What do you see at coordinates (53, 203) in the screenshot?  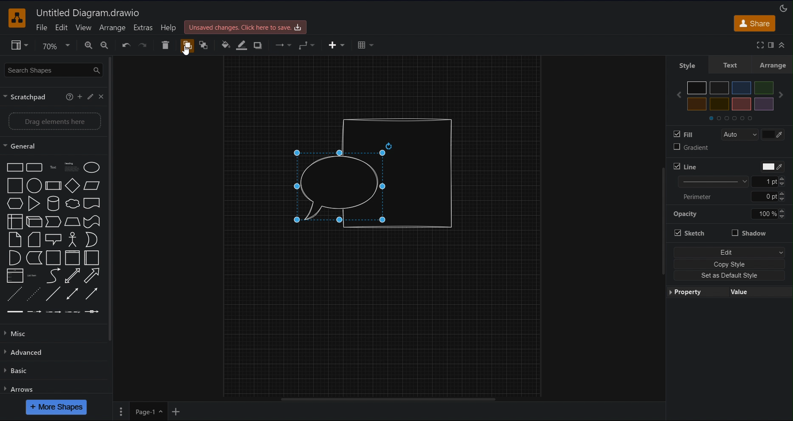 I see `Cylinder` at bounding box center [53, 203].